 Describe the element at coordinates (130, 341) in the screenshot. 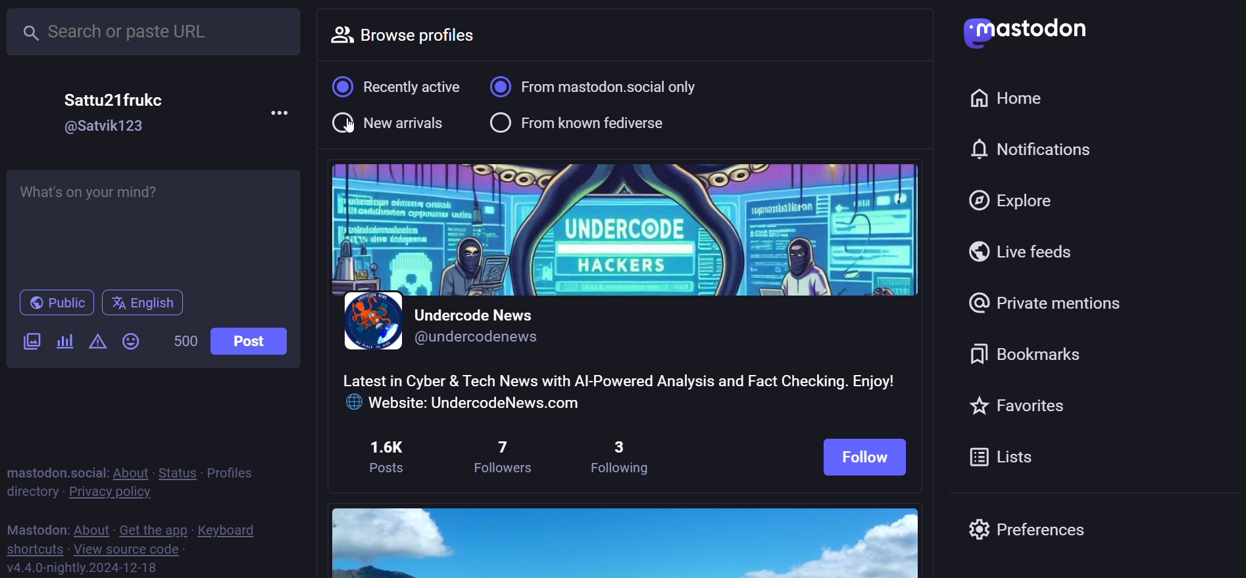

I see `emoji` at that location.